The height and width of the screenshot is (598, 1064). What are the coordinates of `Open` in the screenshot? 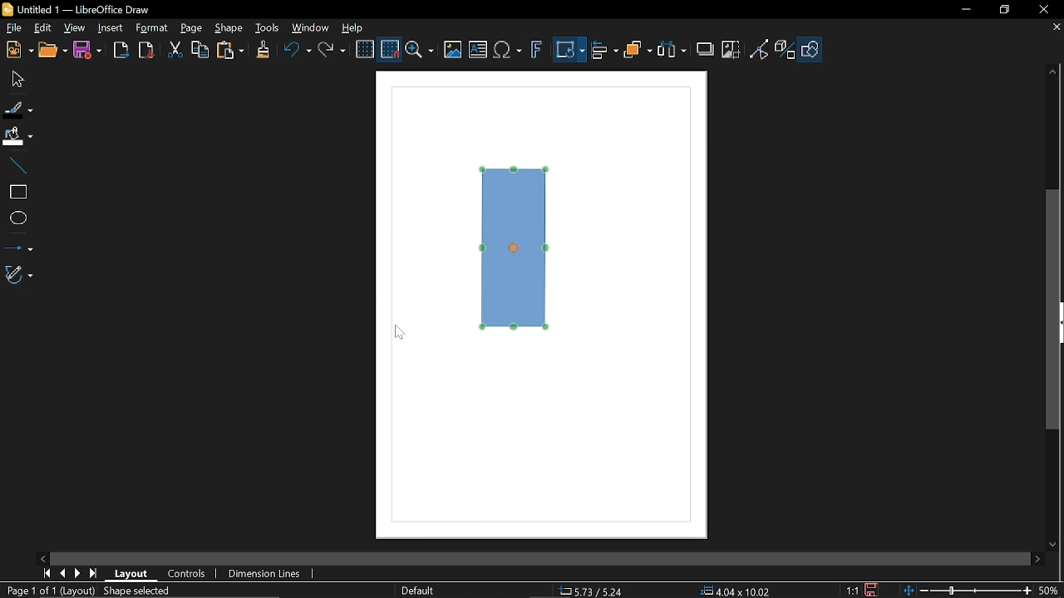 It's located at (54, 51).